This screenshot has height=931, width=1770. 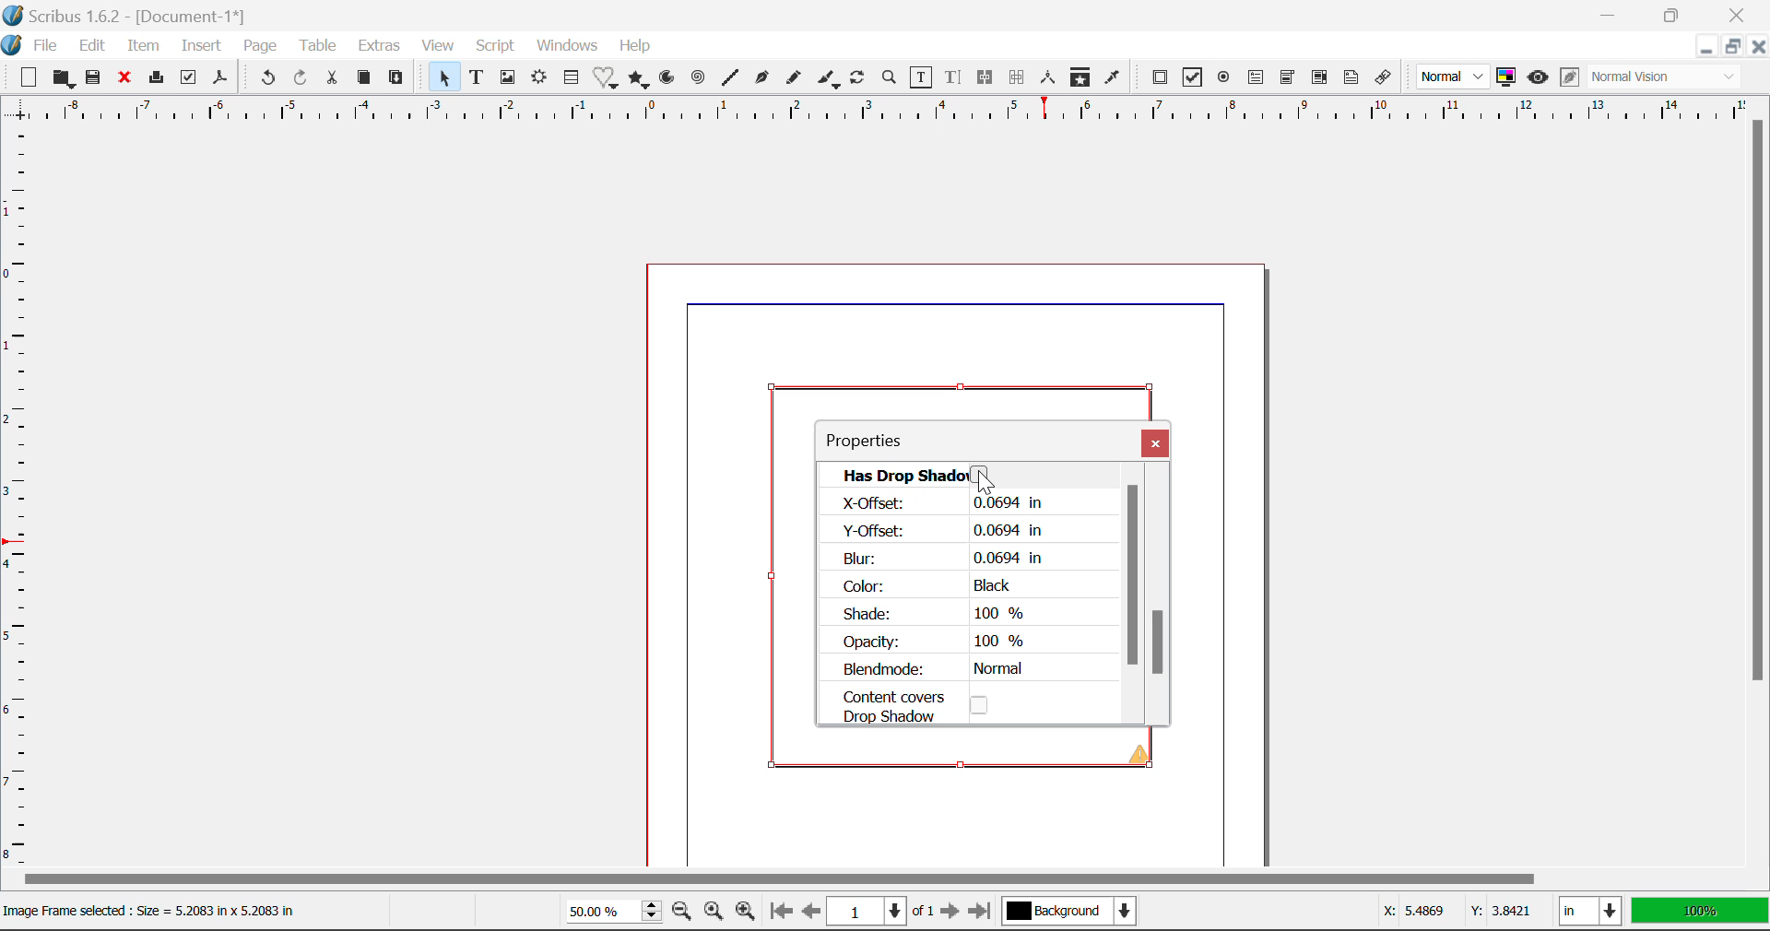 I want to click on Unlink Text Frames, so click(x=1019, y=77).